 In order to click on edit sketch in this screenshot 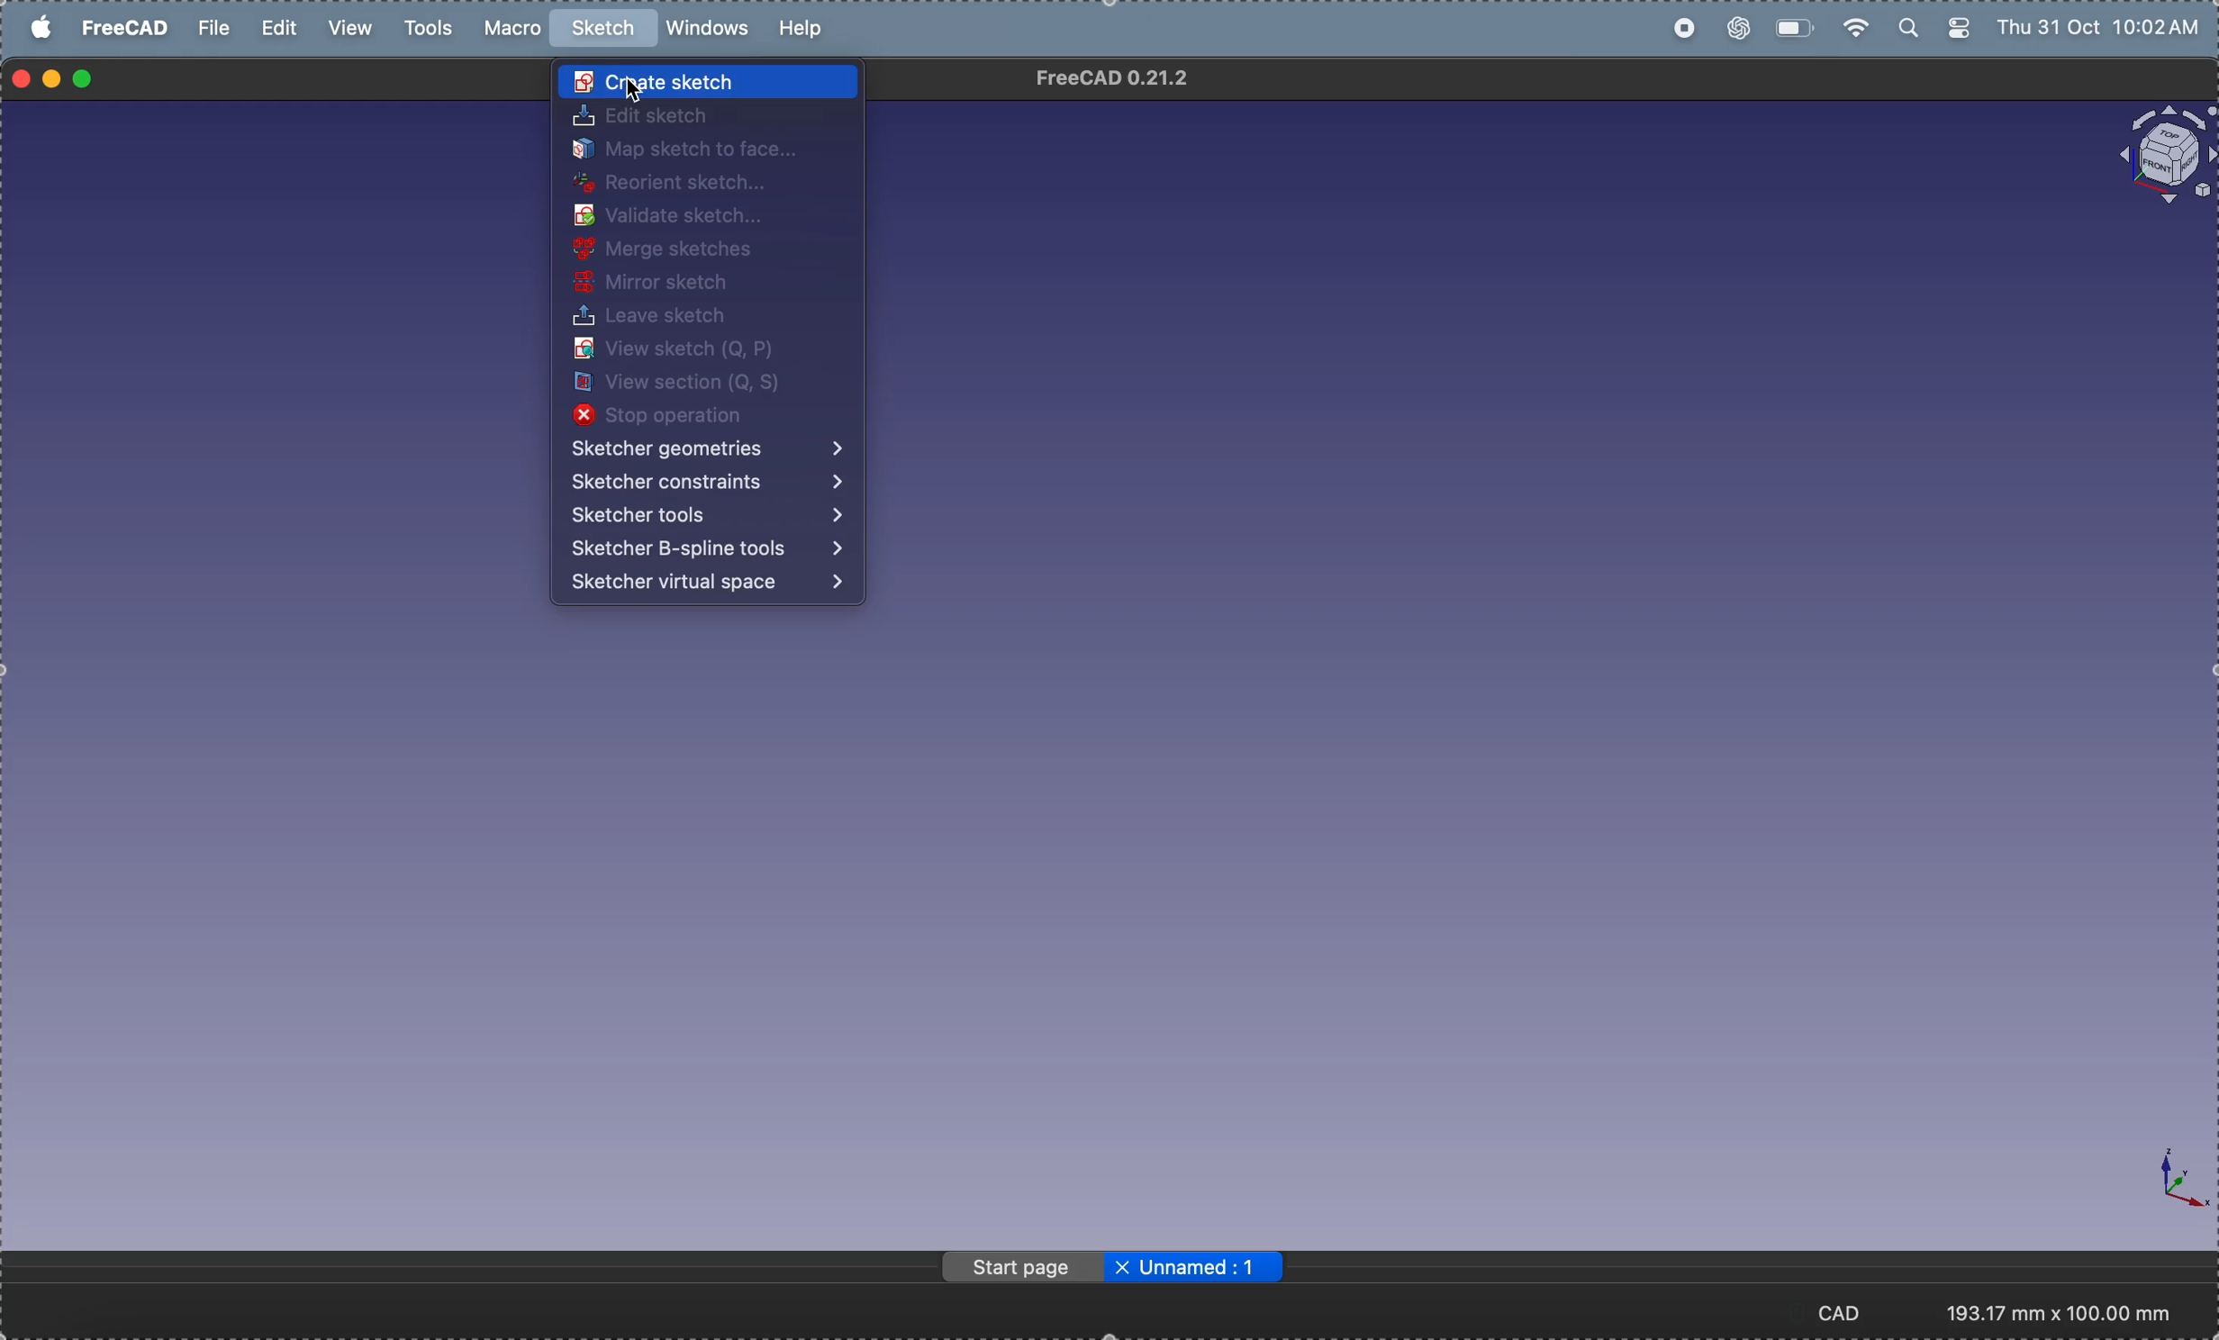, I will do `click(705, 119)`.